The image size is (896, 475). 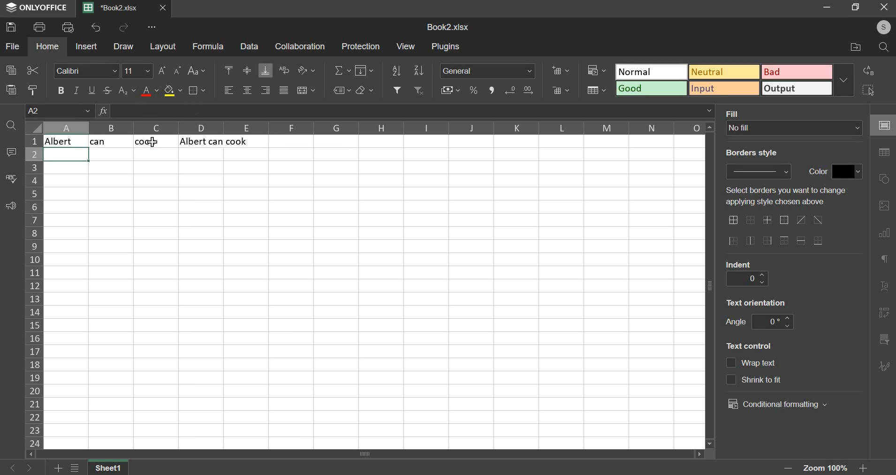 What do you see at coordinates (561, 90) in the screenshot?
I see `delete cells` at bounding box center [561, 90].